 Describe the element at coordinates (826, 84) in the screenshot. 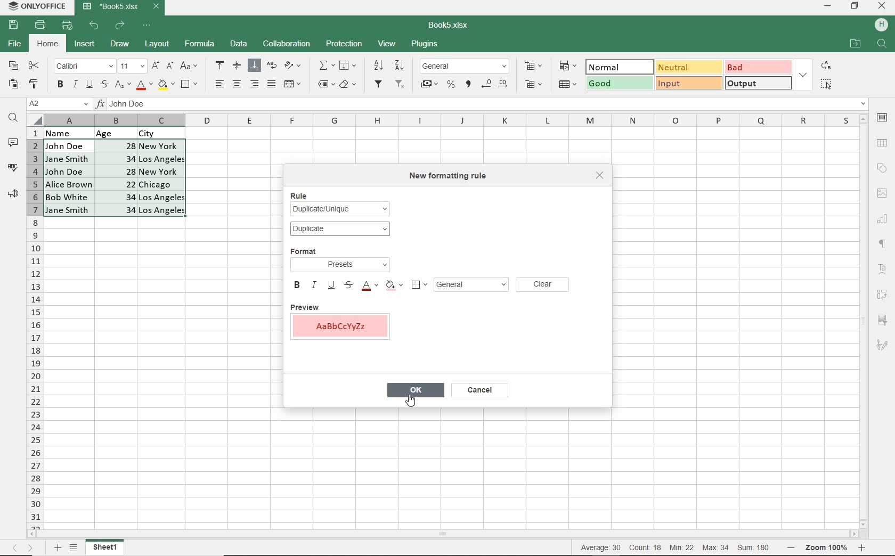

I see `SELECT ALL` at that location.